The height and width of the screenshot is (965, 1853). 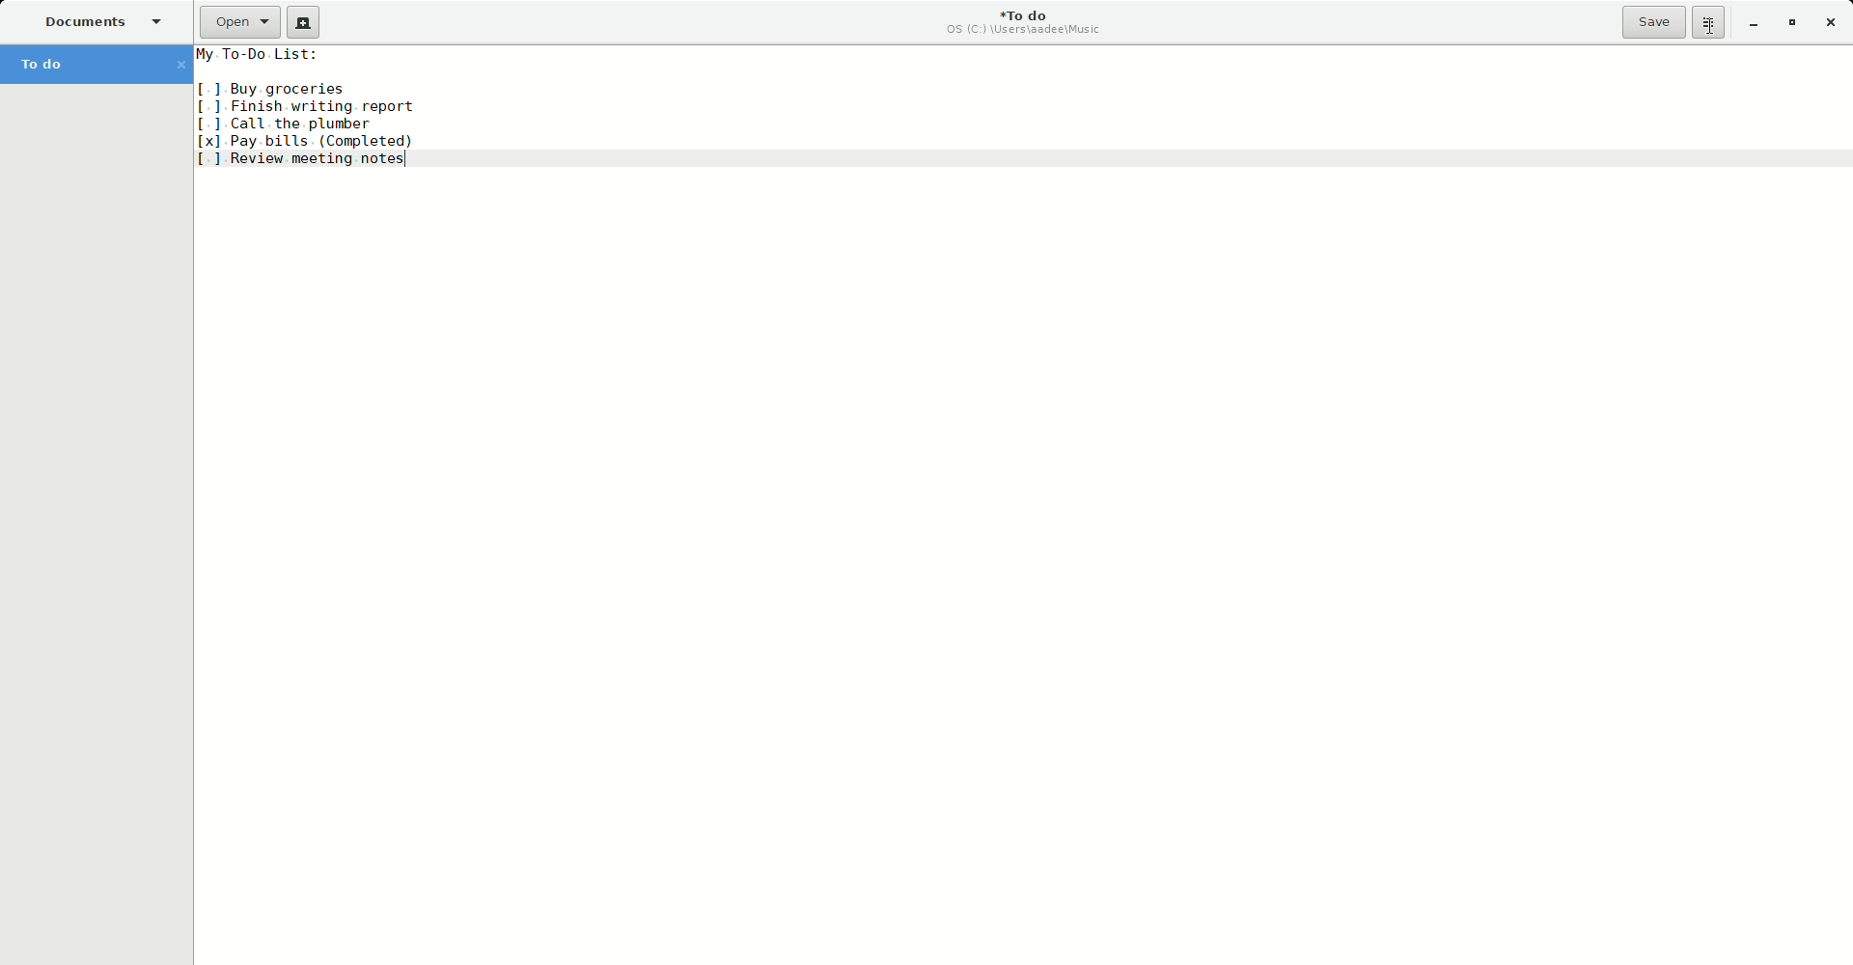 What do you see at coordinates (1831, 24) in the screenshot?
I see `Close` at bounding box center [1831, 24].